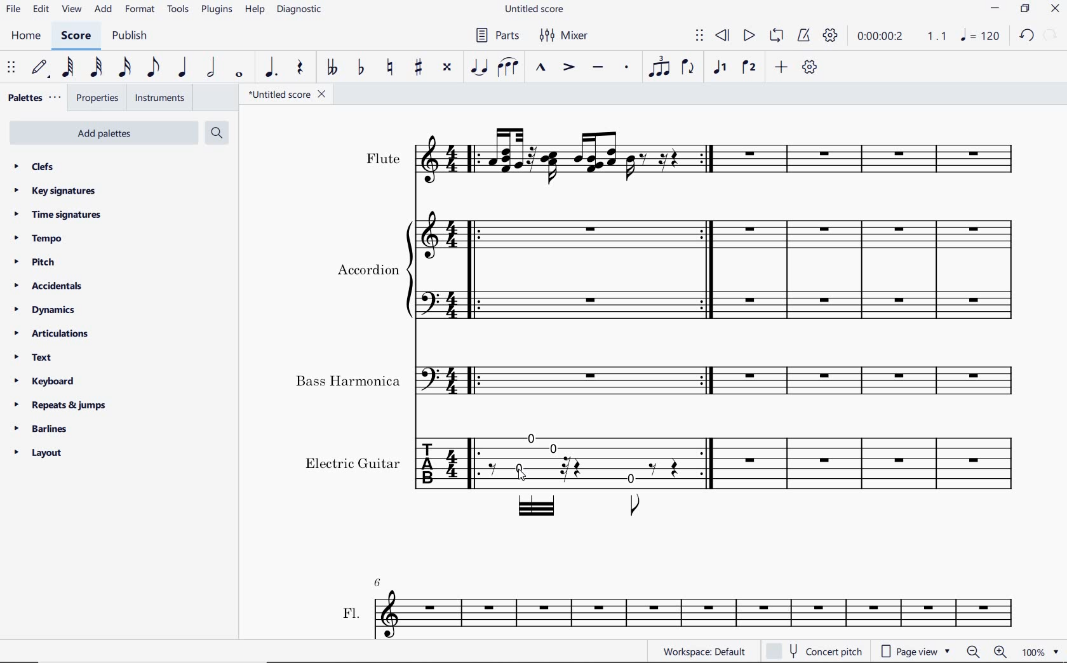 The width and height of the screenshot is (1067, 663). Describe the element at coordinates (1025, 36) in the screenshot. I see `undo` at that location.